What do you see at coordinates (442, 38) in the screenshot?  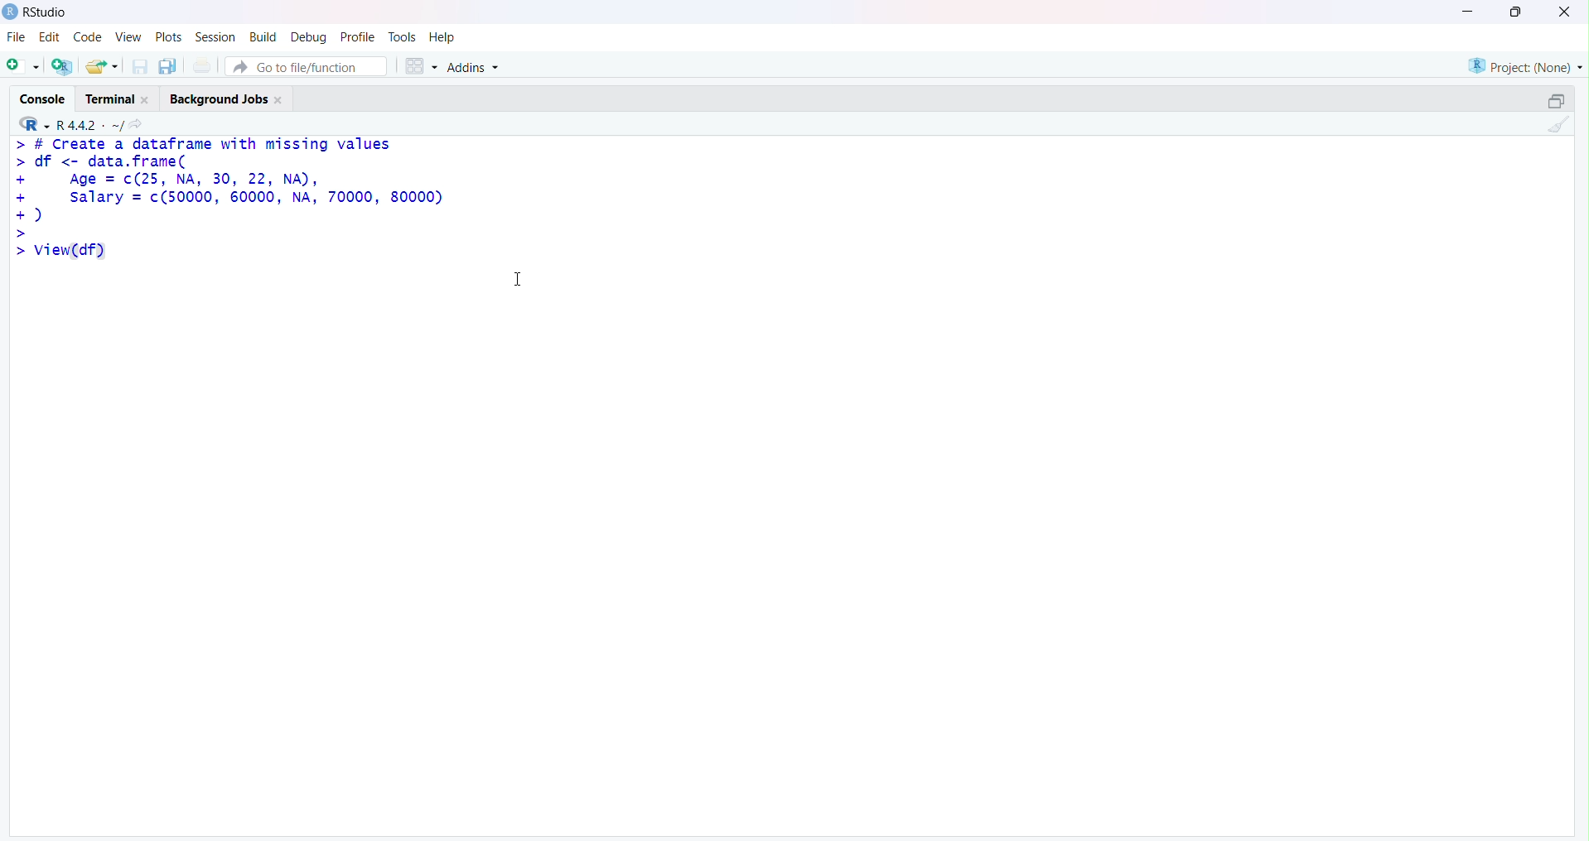 I see `Help` at bounding box center [442, 38].